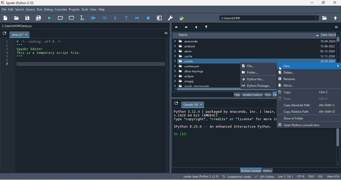 Image resolution: width=341 pixels, height=180 pixels. What do you see at coordinates (190, 104) in the screenshot?
I see `console 7/a` at bounding box center [190, 104].